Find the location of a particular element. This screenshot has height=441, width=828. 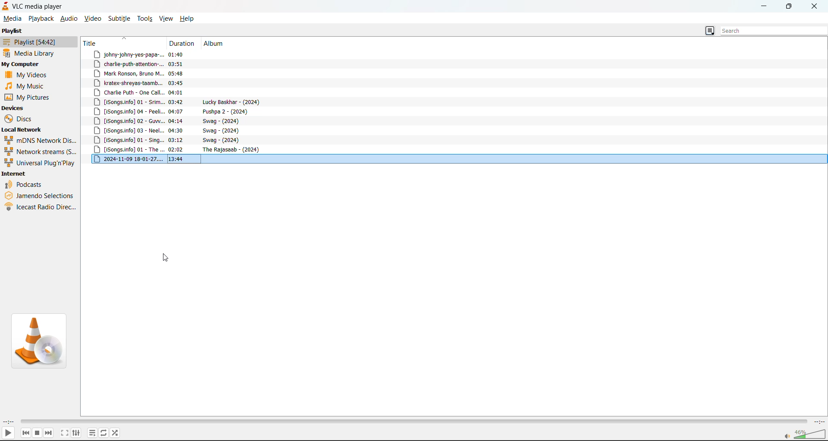

next is located at coordinates (49, 432).